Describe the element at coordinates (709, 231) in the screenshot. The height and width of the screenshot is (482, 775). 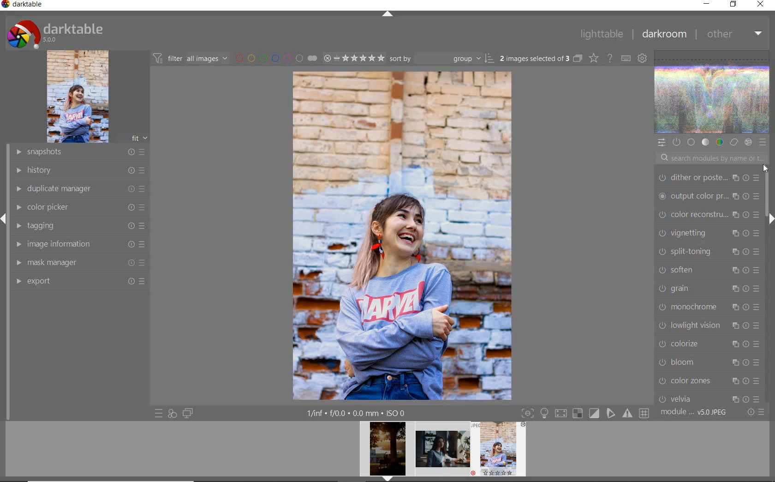
I see `exposure` at that location.